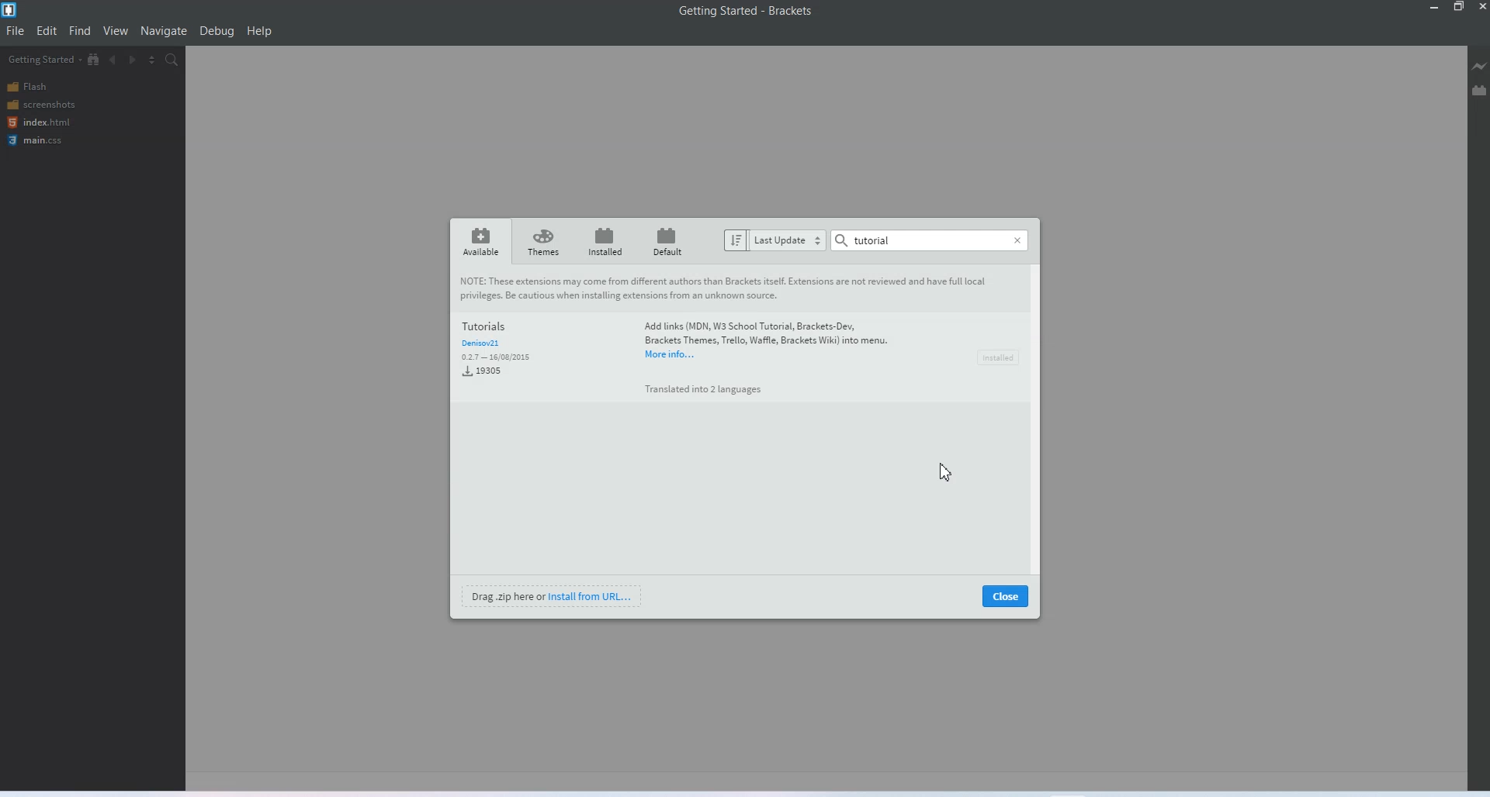 The image size is (1490, 797). What do you see at coordinates (518, 353) in the screenshot?
I see `Tutorials and Download data` at bounding box center [518, 353].